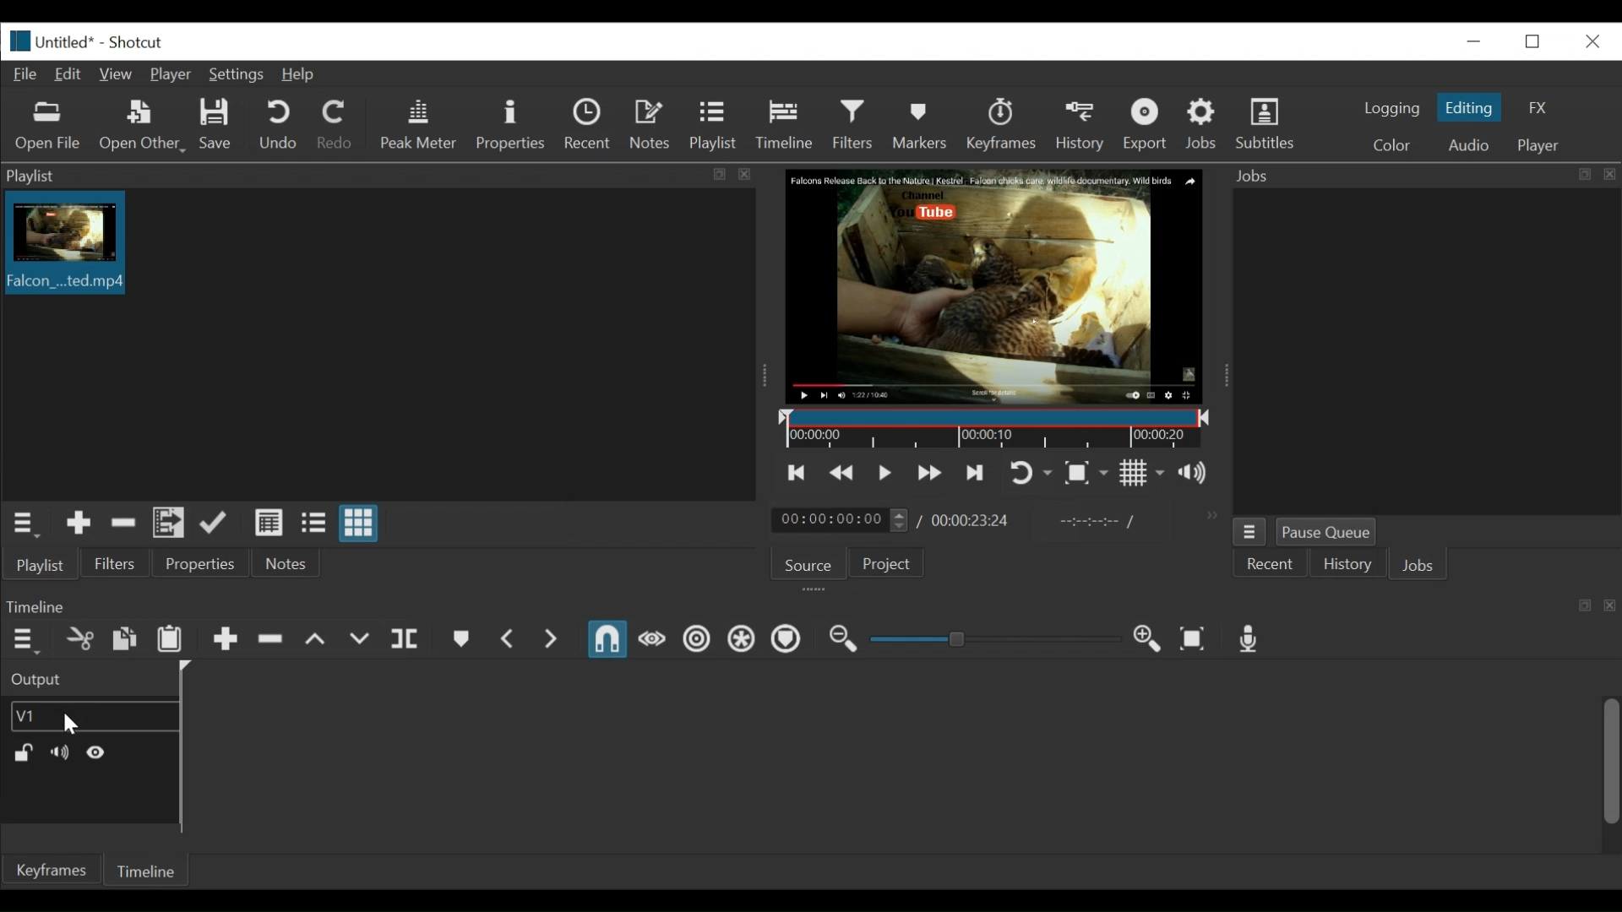 The height and width of the screenshot is (912, 1622). What do you see at coordinates (697, 640) in the screenshot?
I see `Ripple` at bounding box center [697, 640].